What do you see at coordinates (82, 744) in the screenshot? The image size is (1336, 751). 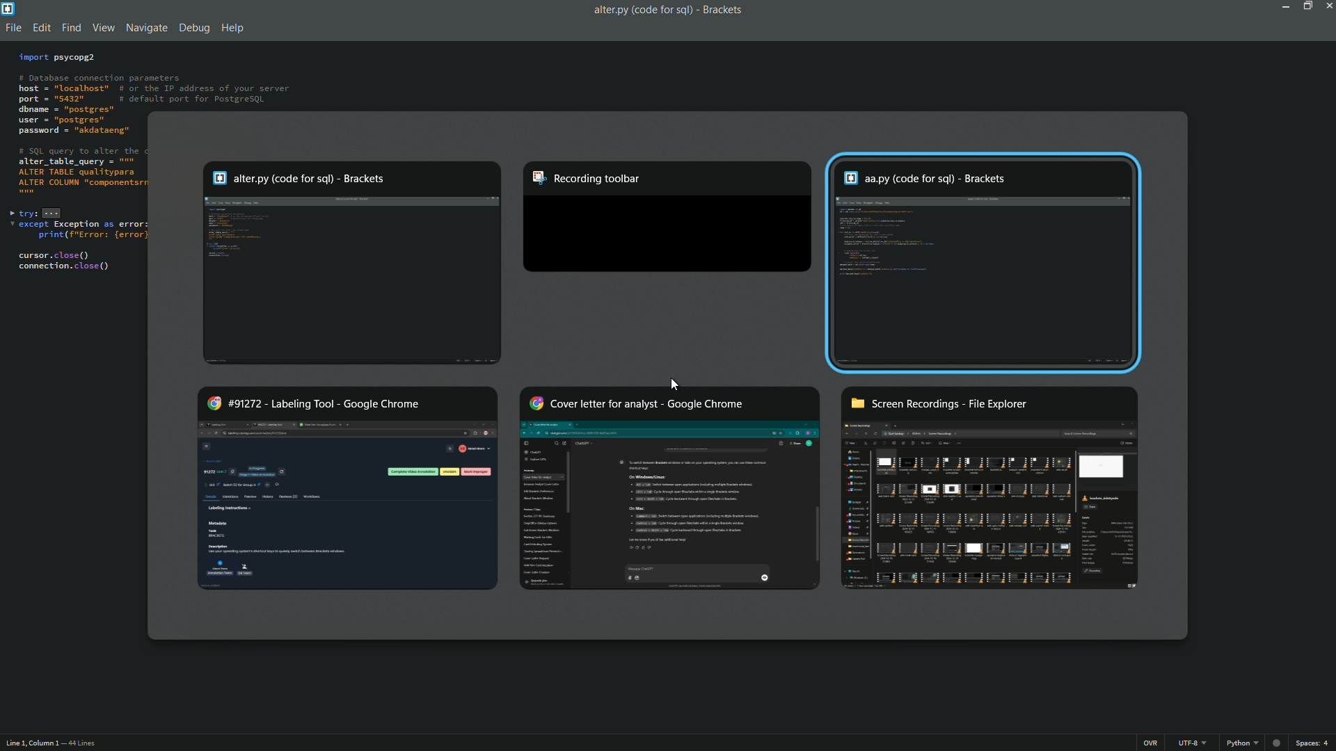 I see `44 lines` at bounding box center [82, 744].